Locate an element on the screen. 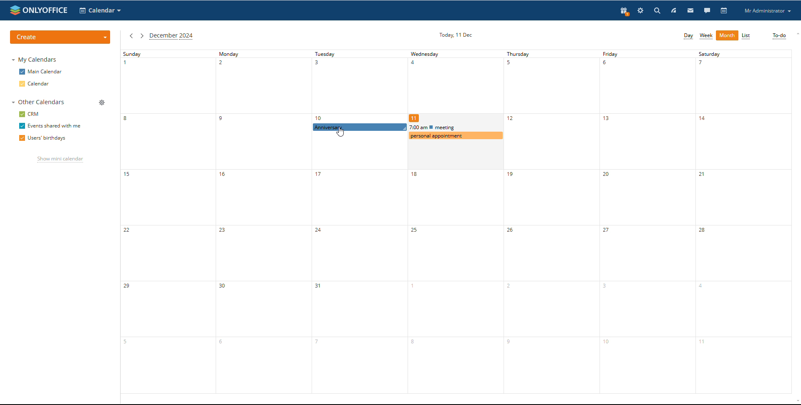  other calendars is located at coordinates (40, 102).